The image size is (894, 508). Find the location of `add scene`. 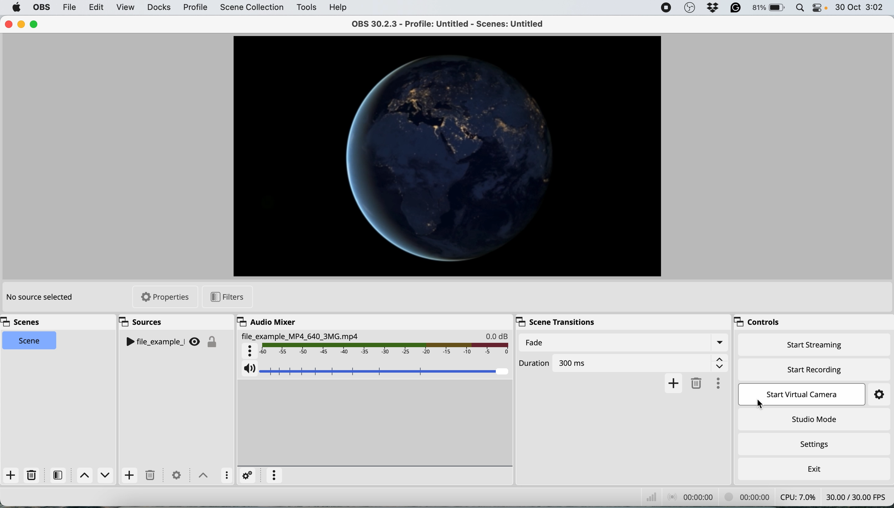

add scene is located at coordinates (10, 474).